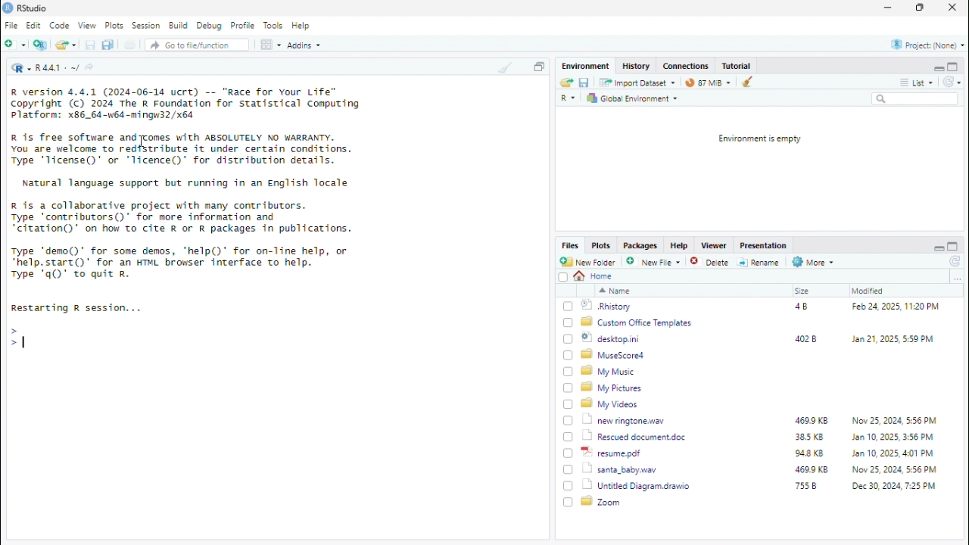 The width and height of the screenshot is (969, 545). I want to click on resme.pdf 94.8KB Jan 10, 2025, 401 PM, so click(762, 453).